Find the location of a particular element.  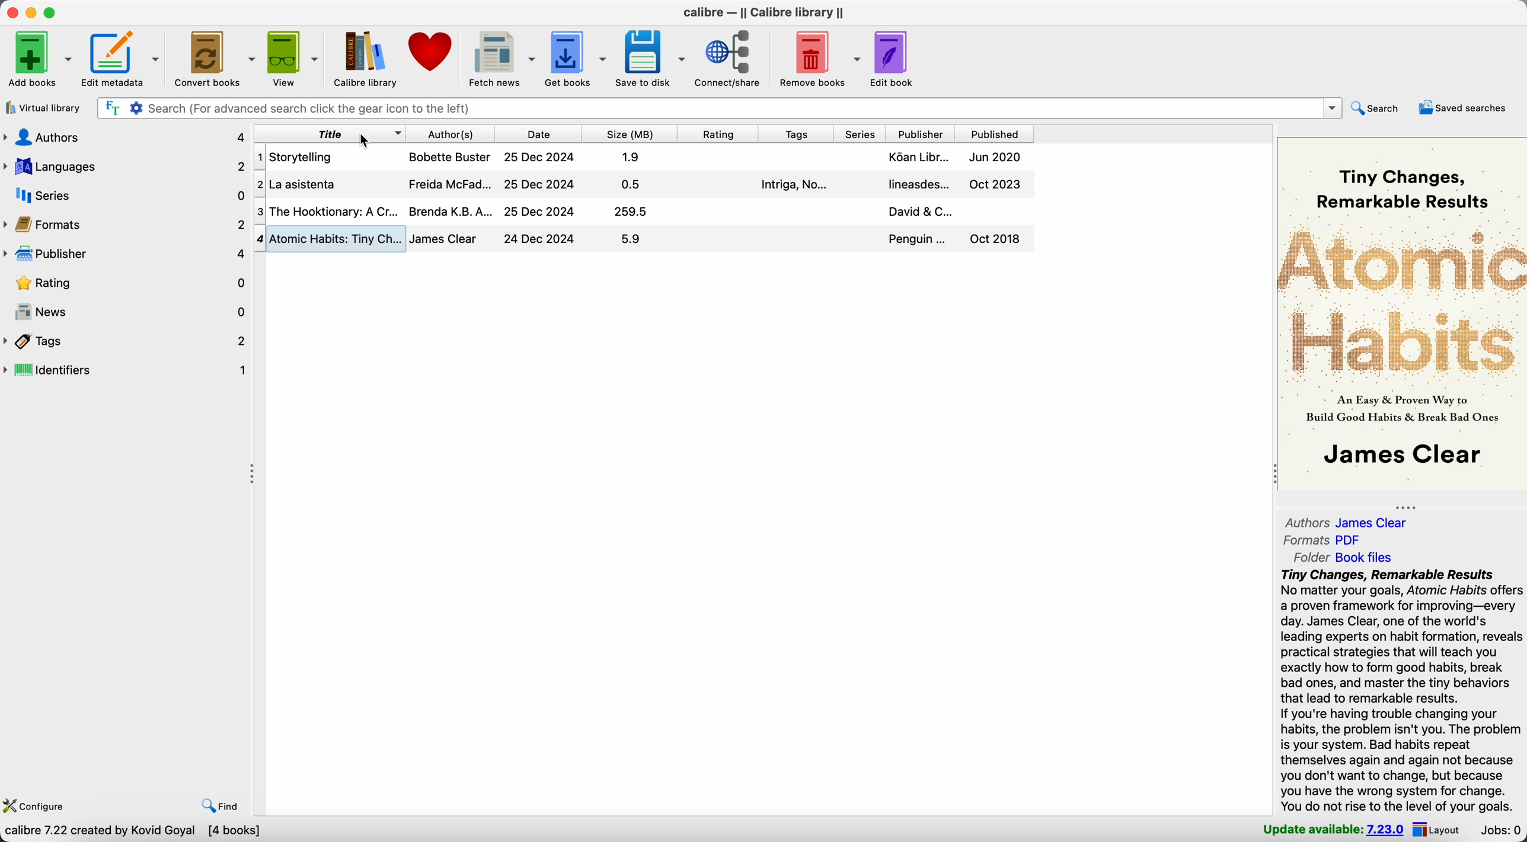

search bar is located at coordinates (721, 108).